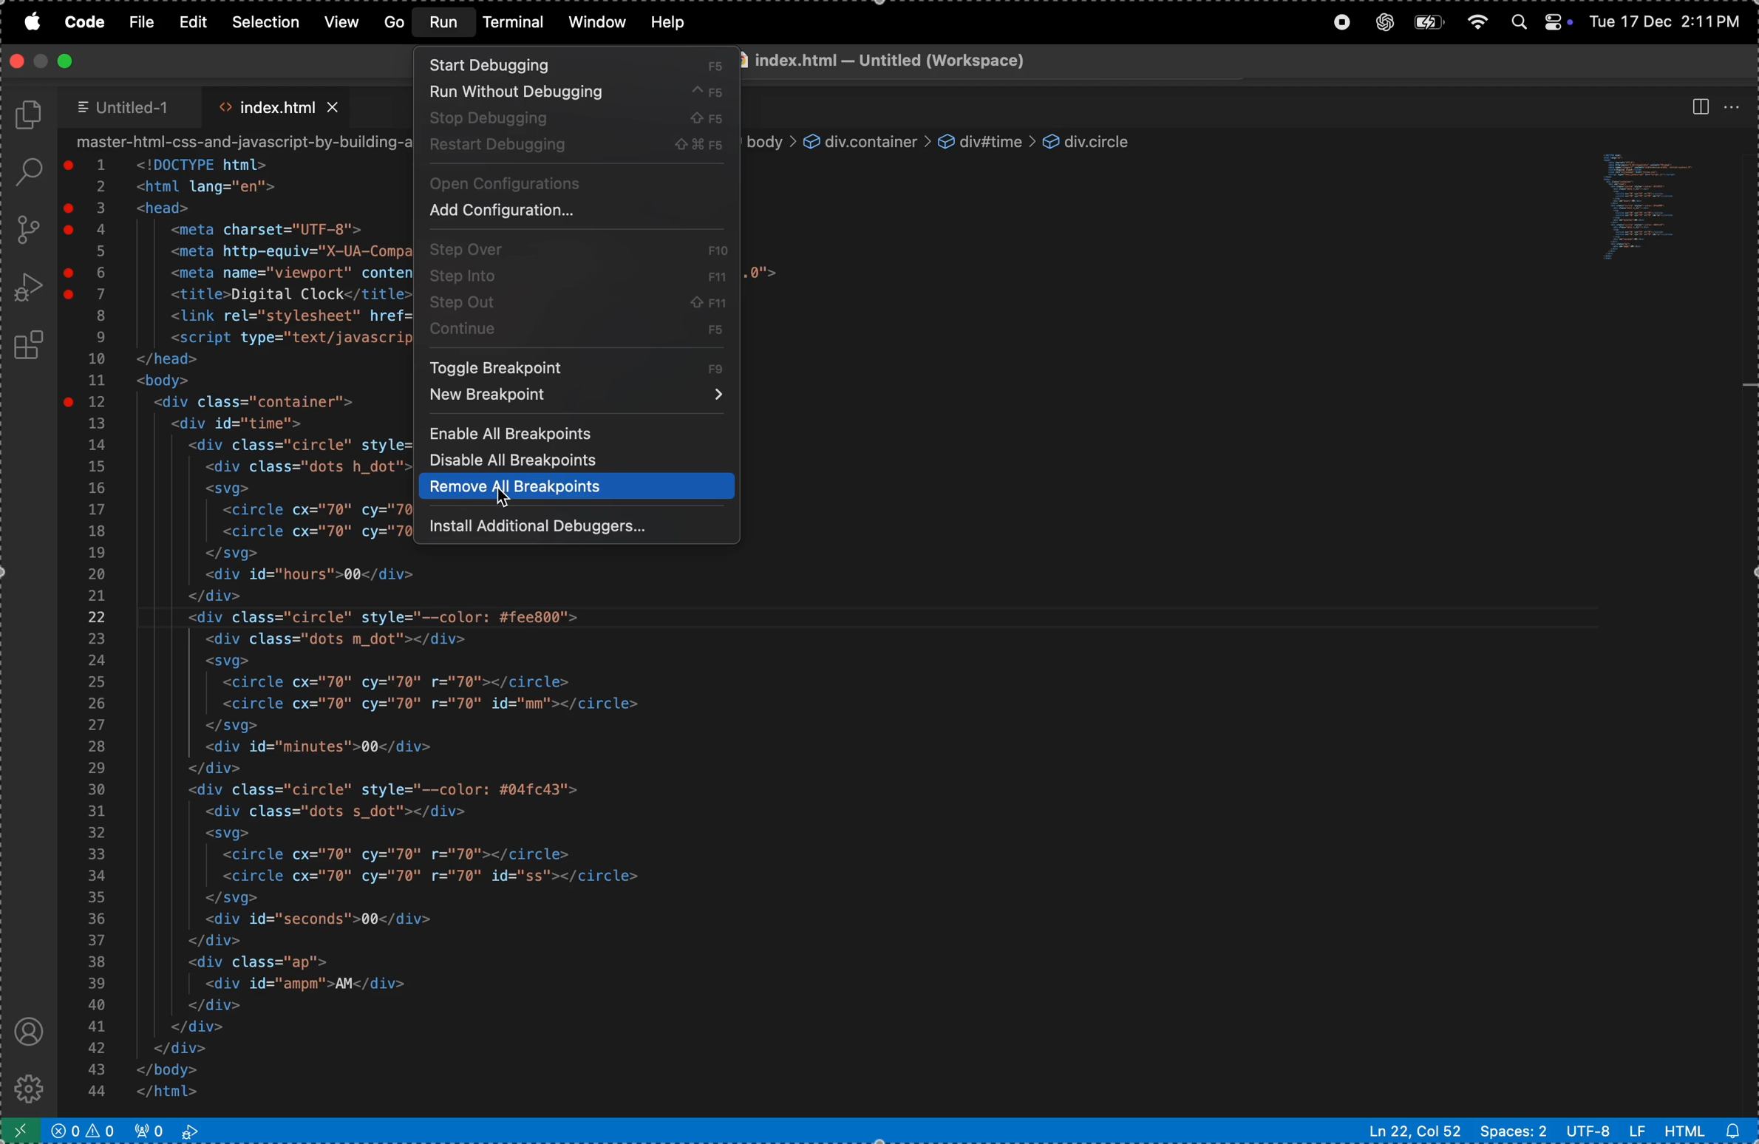  What do you see at coordinates (276, 103) in the screenshot?
I see `index.html` at bounding box center [276, 103].